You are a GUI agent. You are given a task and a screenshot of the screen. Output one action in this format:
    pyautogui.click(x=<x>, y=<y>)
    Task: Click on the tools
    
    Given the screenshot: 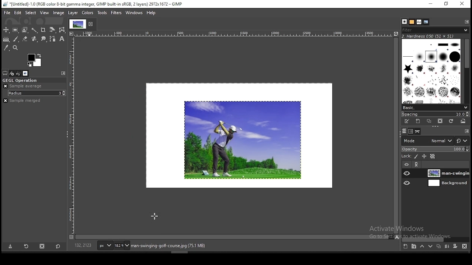 What is the action you would take?
    pyautogui.click(x=102, y=13)
    